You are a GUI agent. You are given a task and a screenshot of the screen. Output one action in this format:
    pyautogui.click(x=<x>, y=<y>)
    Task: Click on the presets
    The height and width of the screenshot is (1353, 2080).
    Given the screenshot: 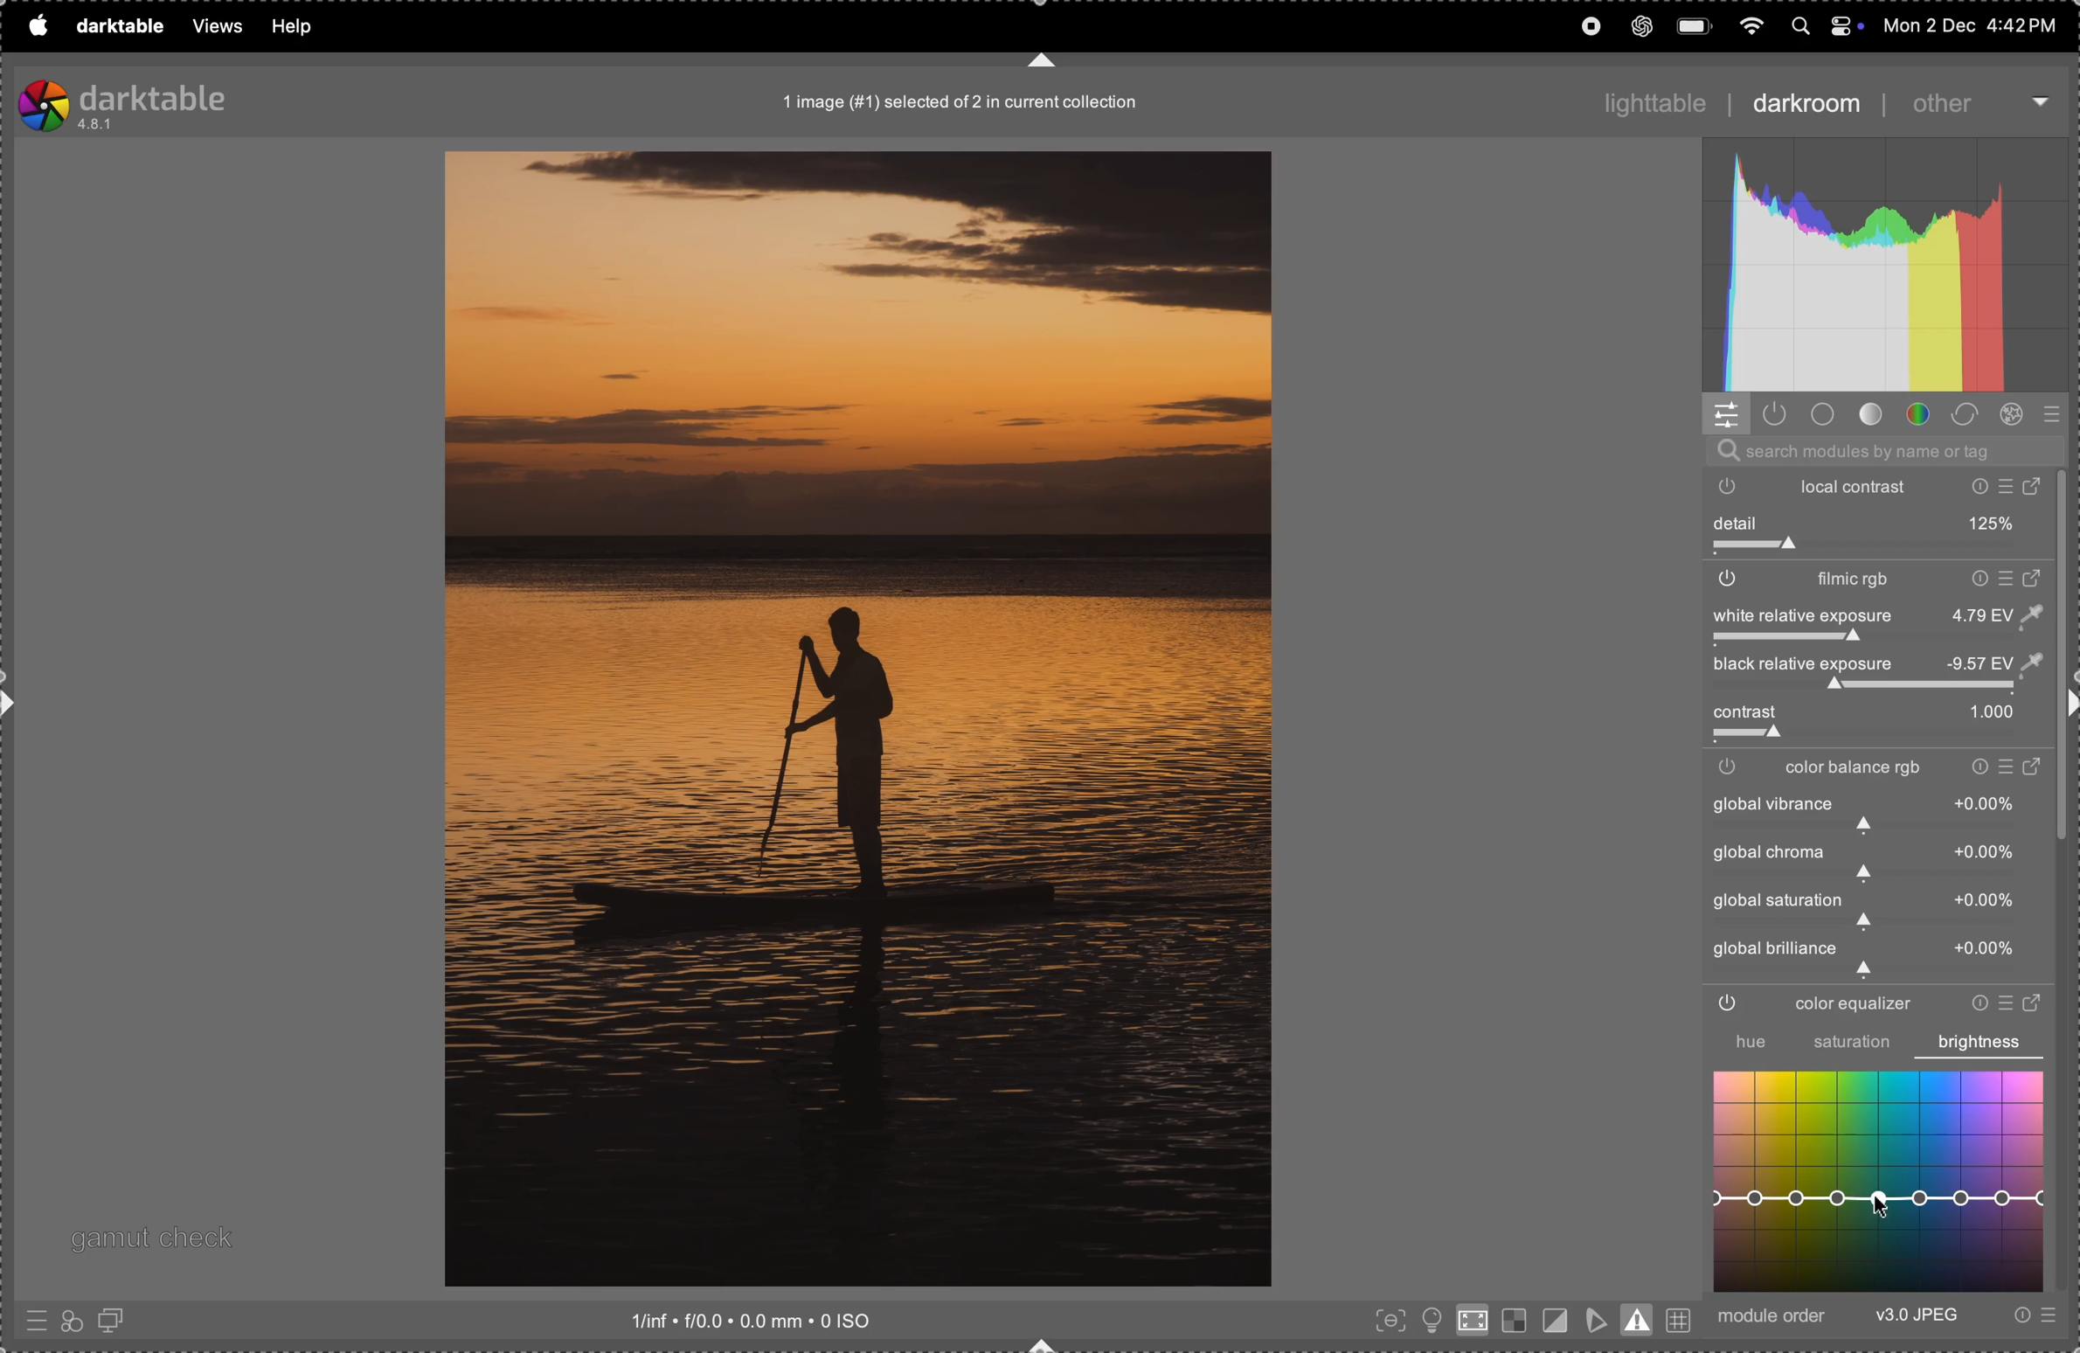 What is the action you would take?
    pyautogui.click(x=2032, y=1317)
    